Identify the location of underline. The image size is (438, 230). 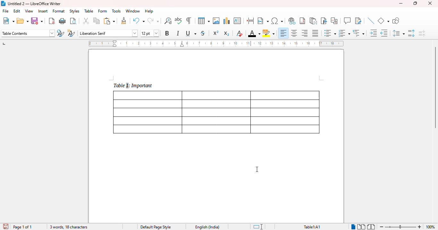
(191, 33).